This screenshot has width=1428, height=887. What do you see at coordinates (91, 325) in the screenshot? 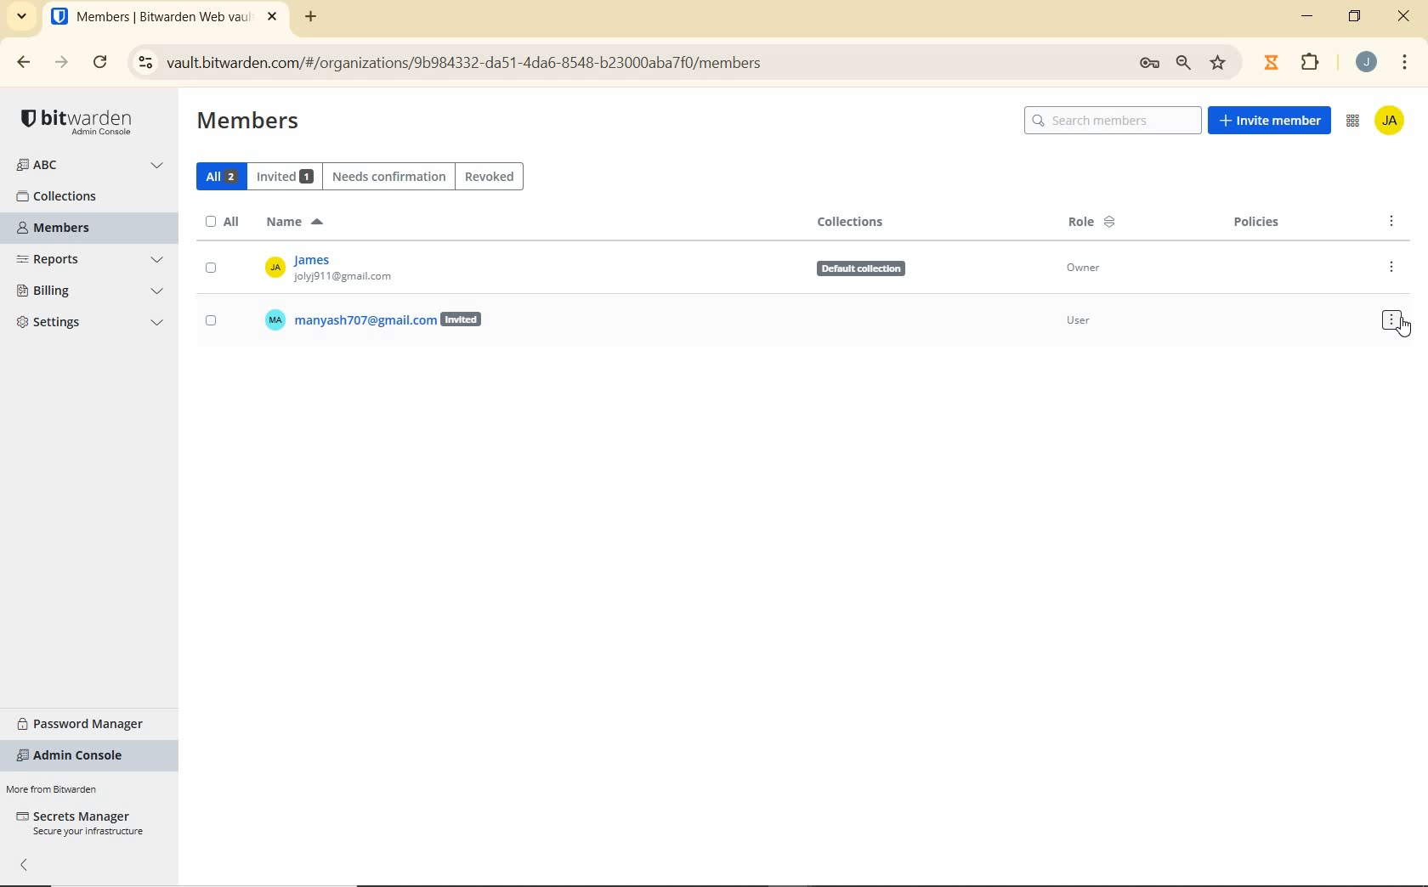
I see `SETTINGS` at bounding box center [91, 325].